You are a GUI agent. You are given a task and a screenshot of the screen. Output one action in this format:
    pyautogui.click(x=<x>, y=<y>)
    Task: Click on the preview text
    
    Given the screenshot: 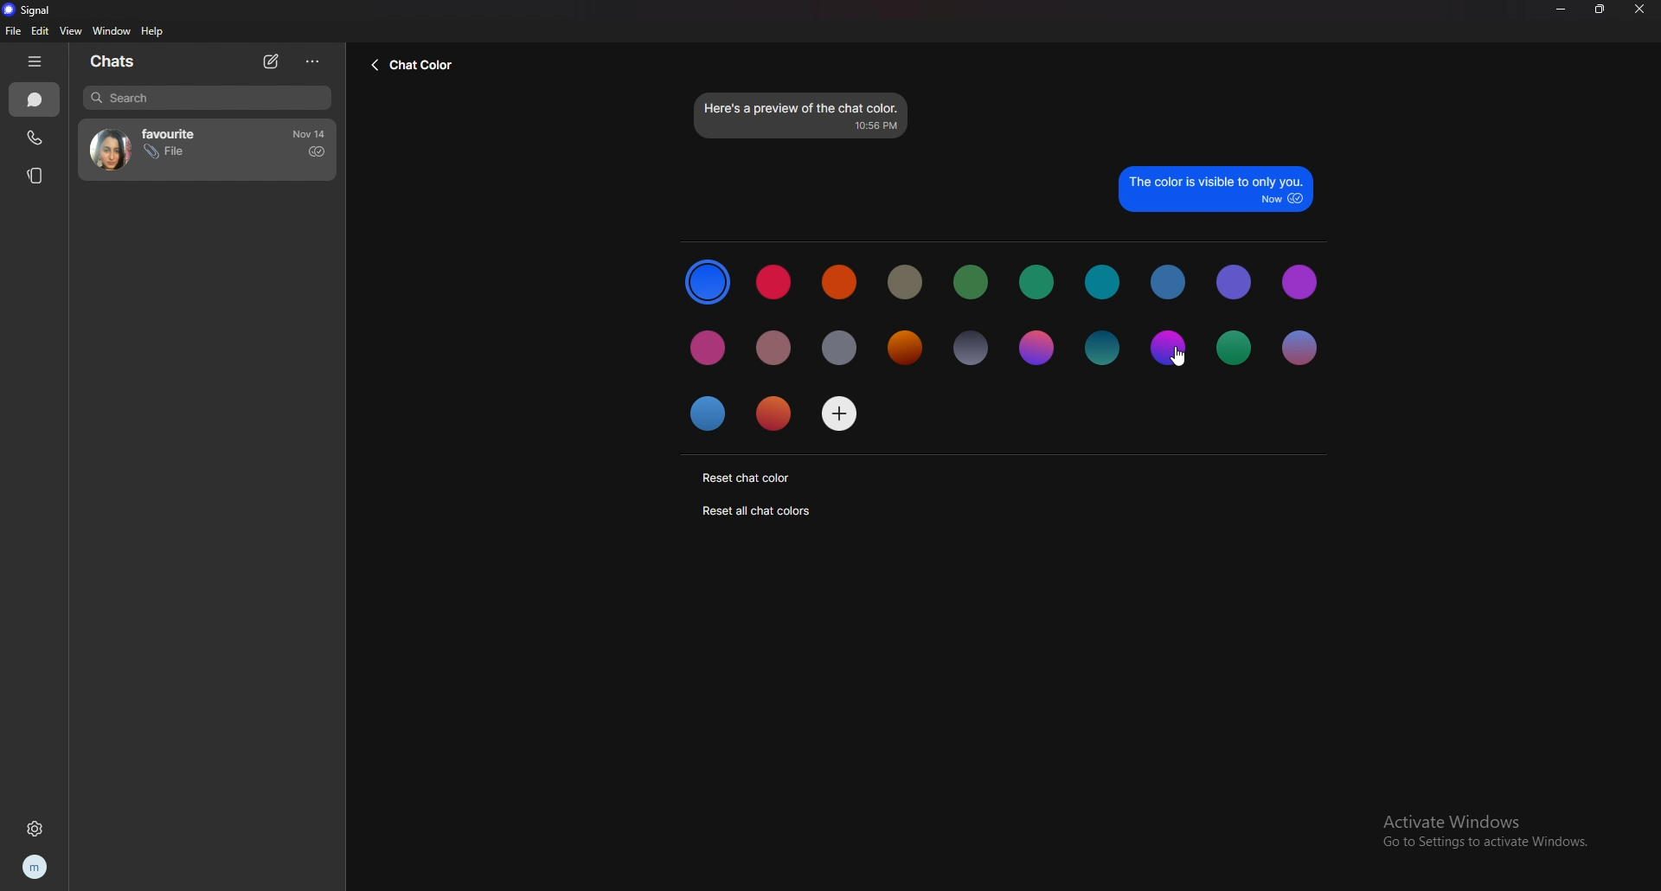 What is the action you would take?
    pyautogui.click(x=1216, y=189)
    